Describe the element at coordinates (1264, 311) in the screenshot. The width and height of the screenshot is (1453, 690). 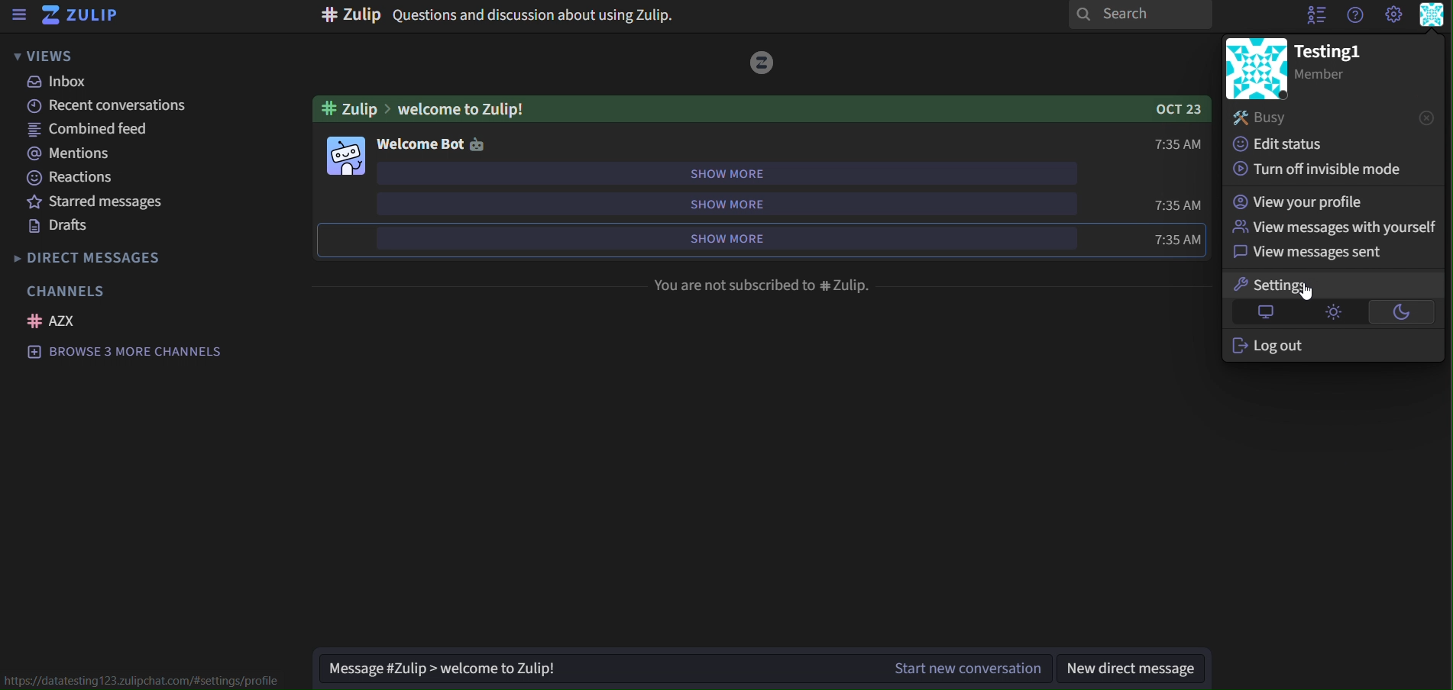
I see `default theme` at that location.